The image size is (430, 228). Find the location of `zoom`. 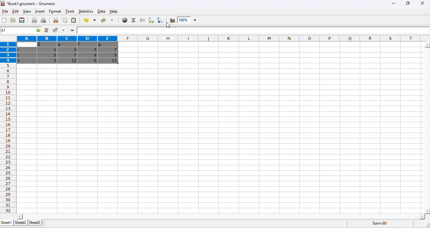

zoom is located at coordinates (187, 20).